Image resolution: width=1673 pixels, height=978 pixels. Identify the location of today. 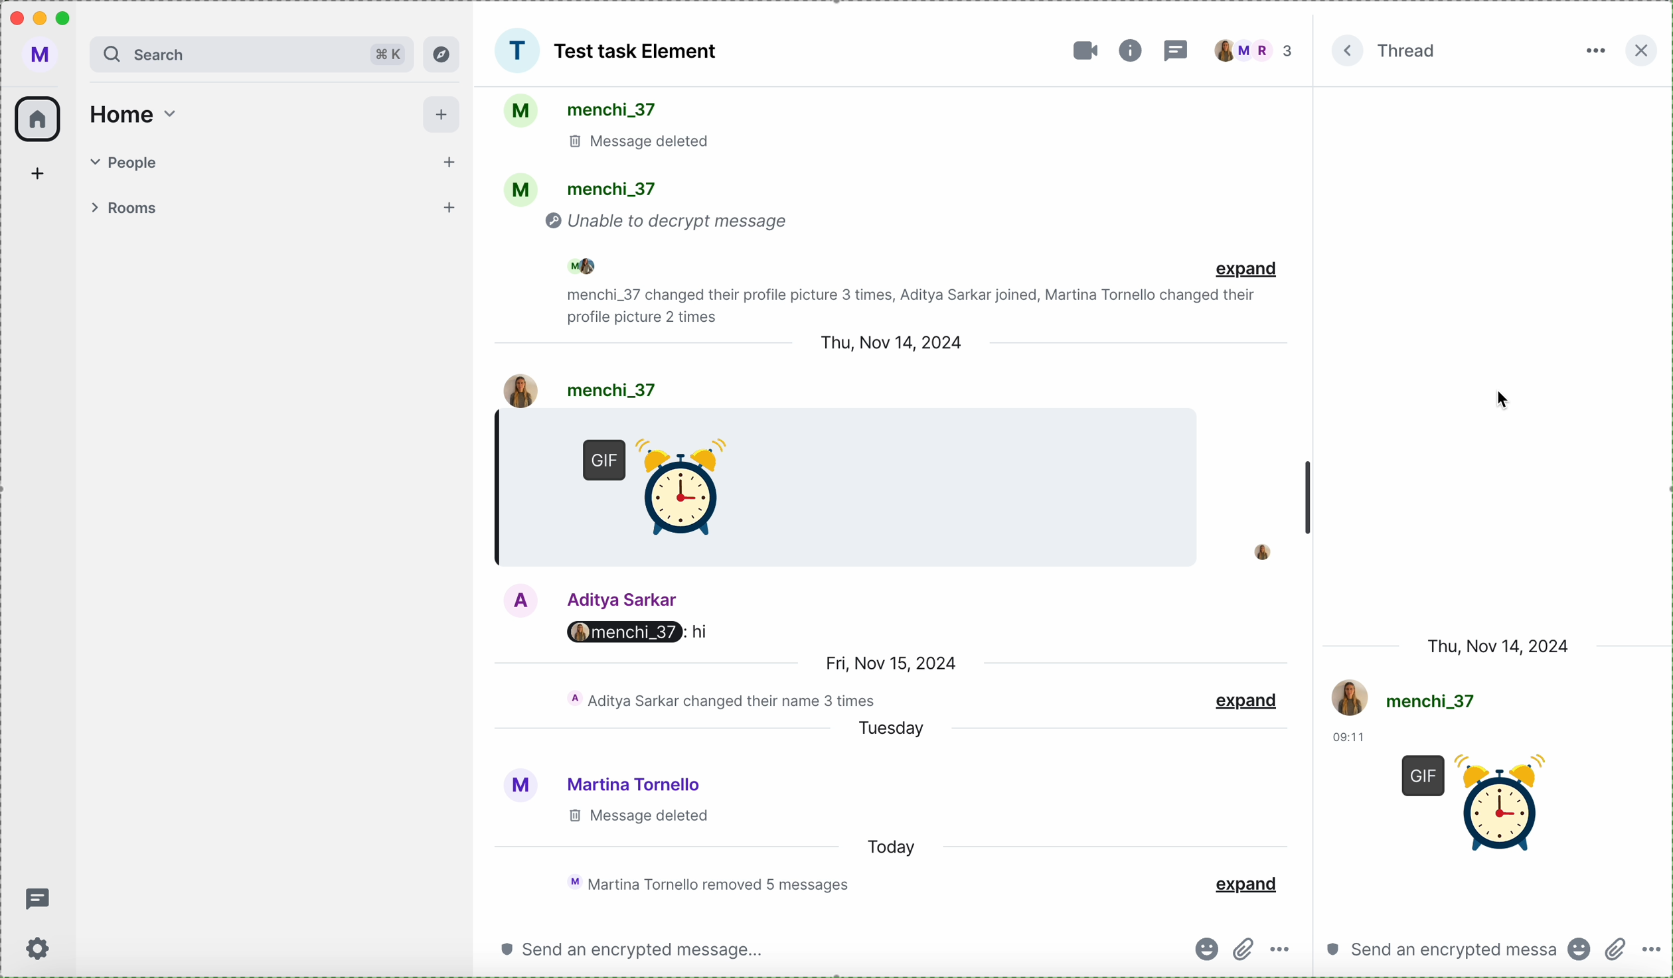
(899, 847).